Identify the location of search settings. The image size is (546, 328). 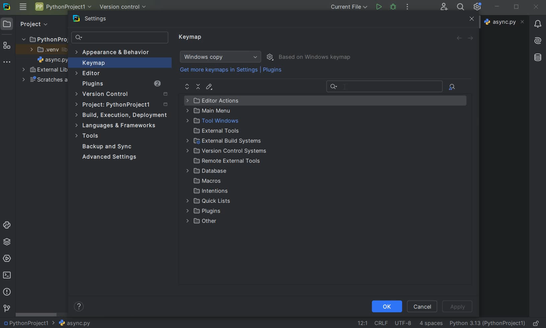
(120, 38).